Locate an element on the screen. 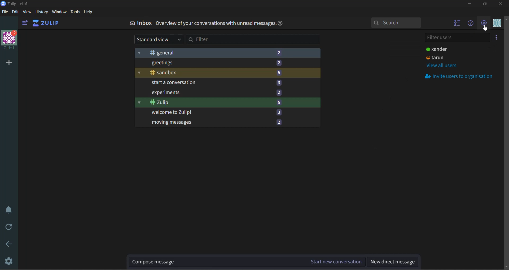 This screenshot has width=509, height=270. moving messages is located at coordinates (212, 122).